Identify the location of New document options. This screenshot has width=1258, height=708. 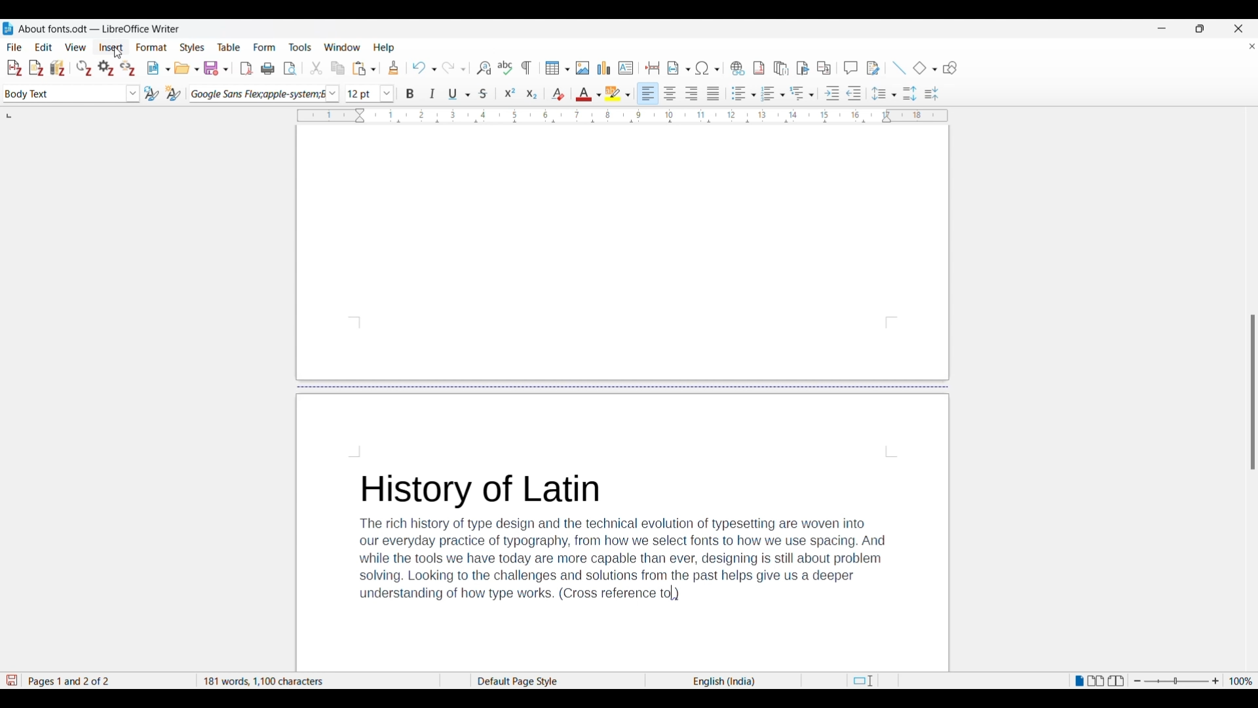
(159, 68).